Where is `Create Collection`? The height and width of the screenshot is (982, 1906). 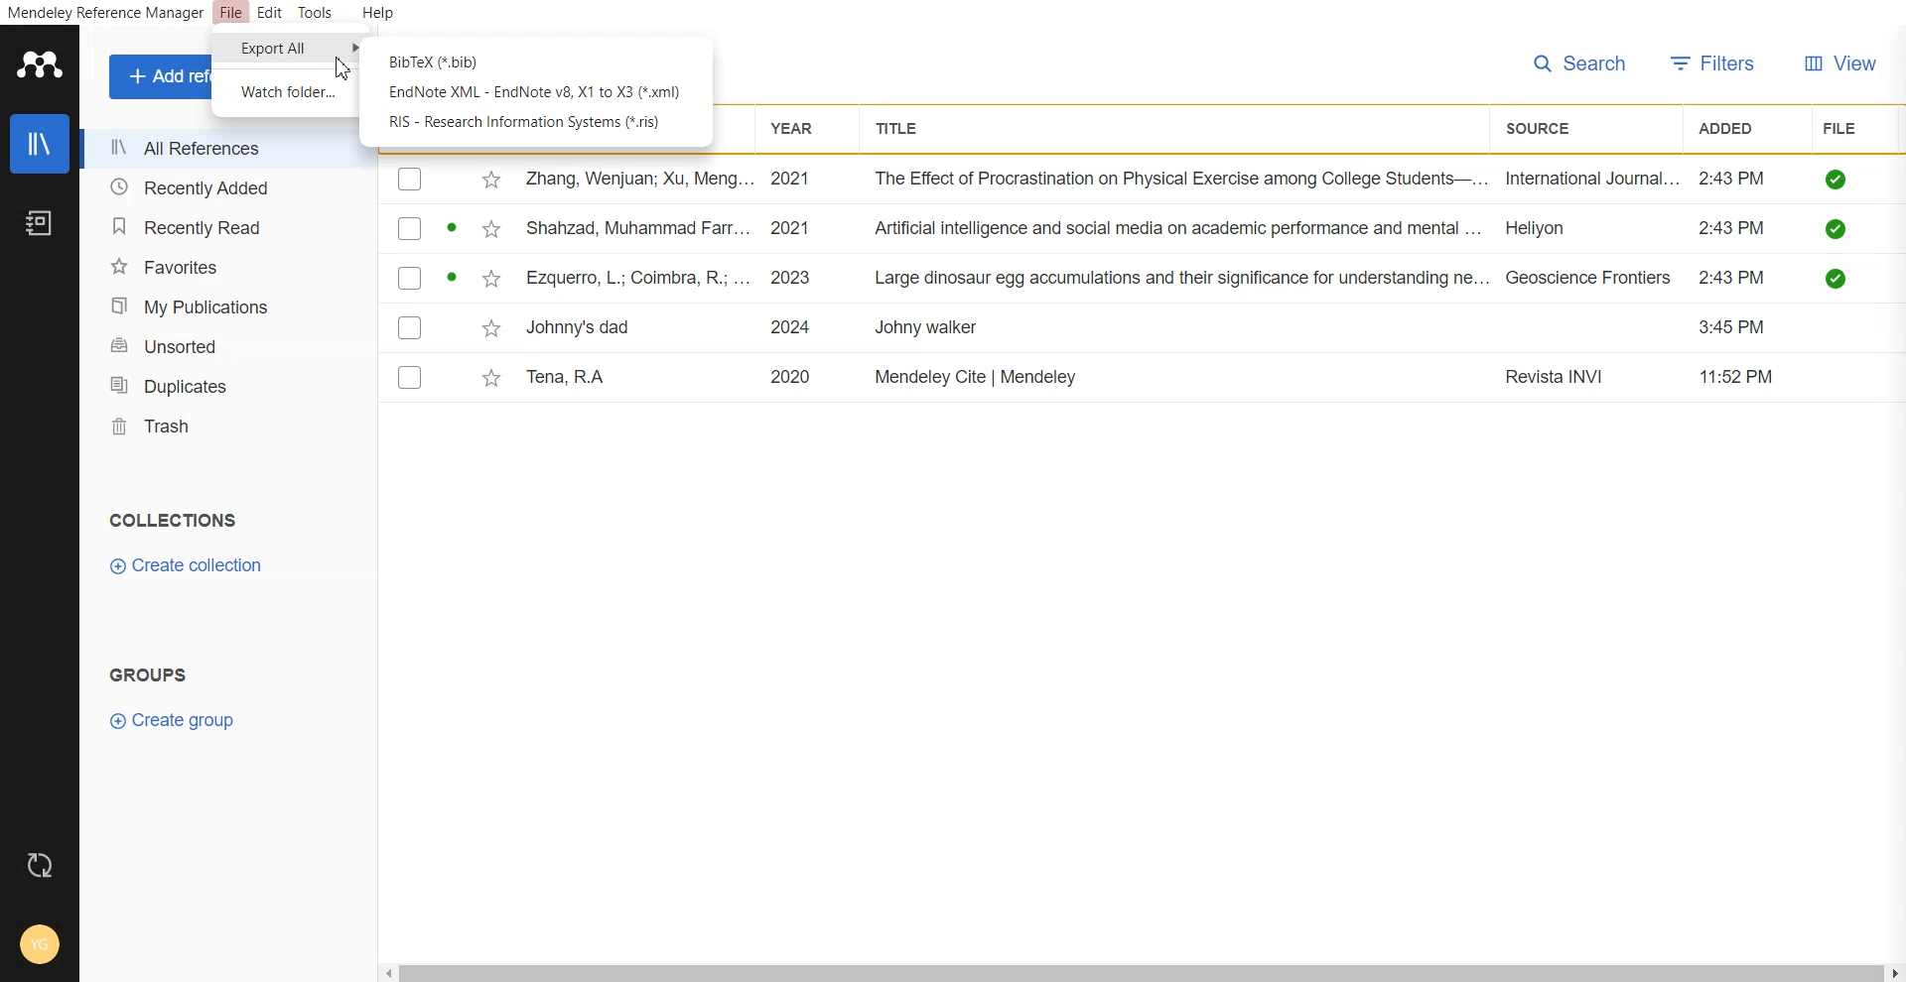 Create Collection is located at coordinates (189, 565).